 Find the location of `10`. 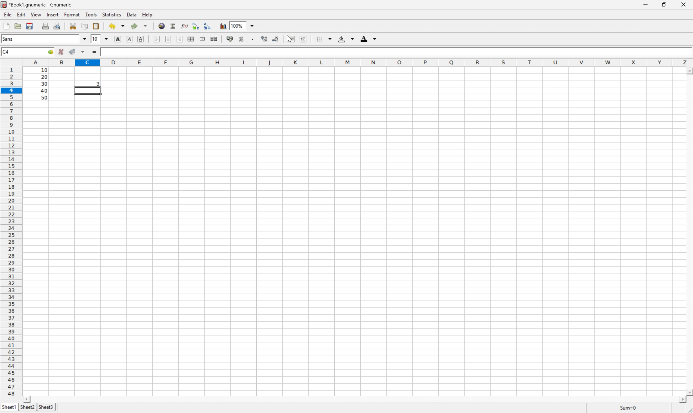

10 is located at coordinates (94, 39).